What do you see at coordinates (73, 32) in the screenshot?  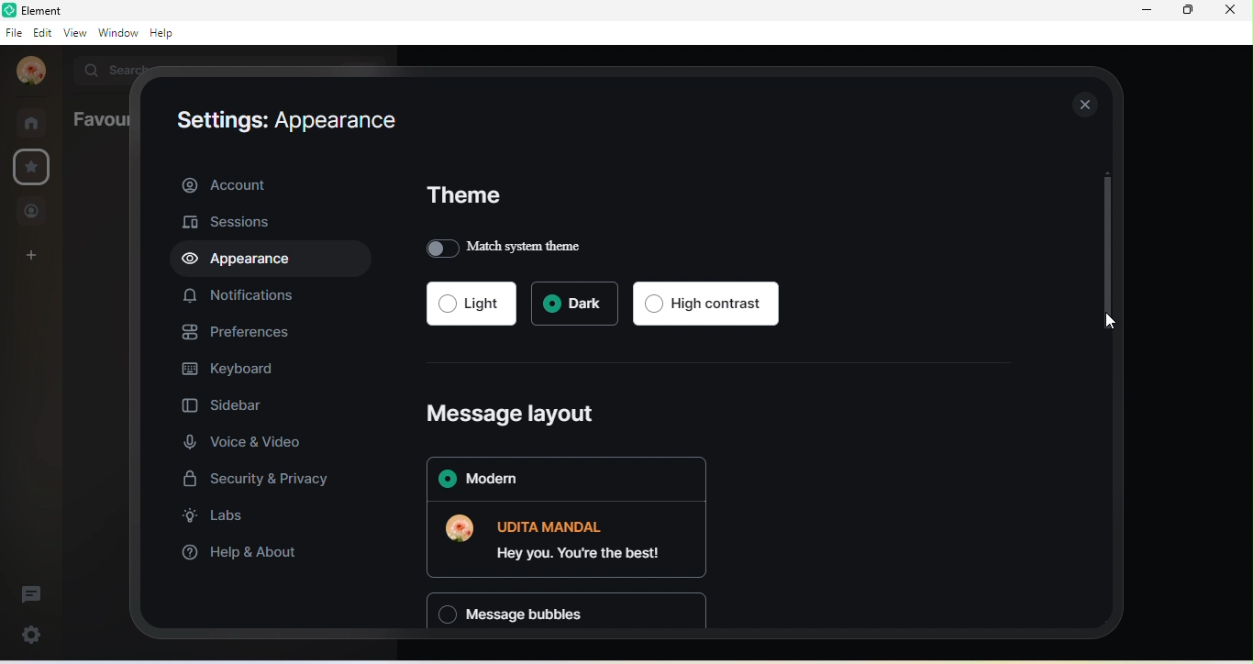 I see `view` at bounding box center [73, 32].